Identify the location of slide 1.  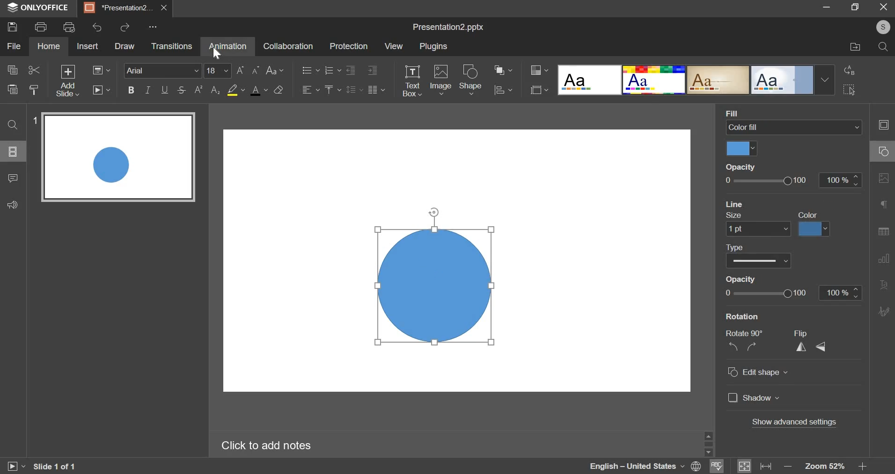
(123, 160).